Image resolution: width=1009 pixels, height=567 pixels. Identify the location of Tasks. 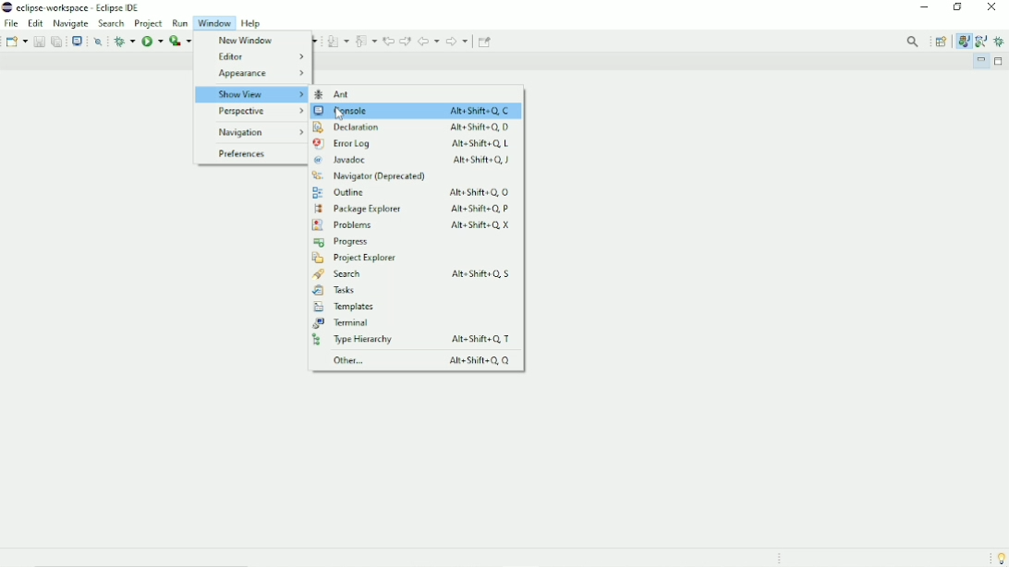
(334, 291).